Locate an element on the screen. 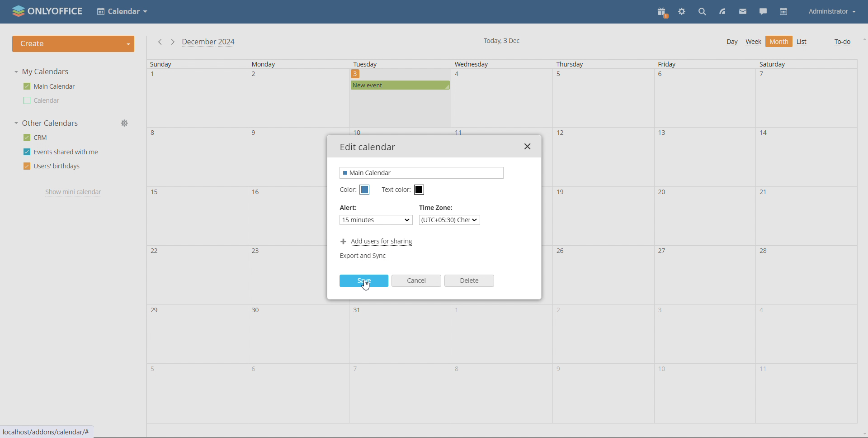 The width and height of the screenshot is (868, 438). date is located at coordinates (604, 98).